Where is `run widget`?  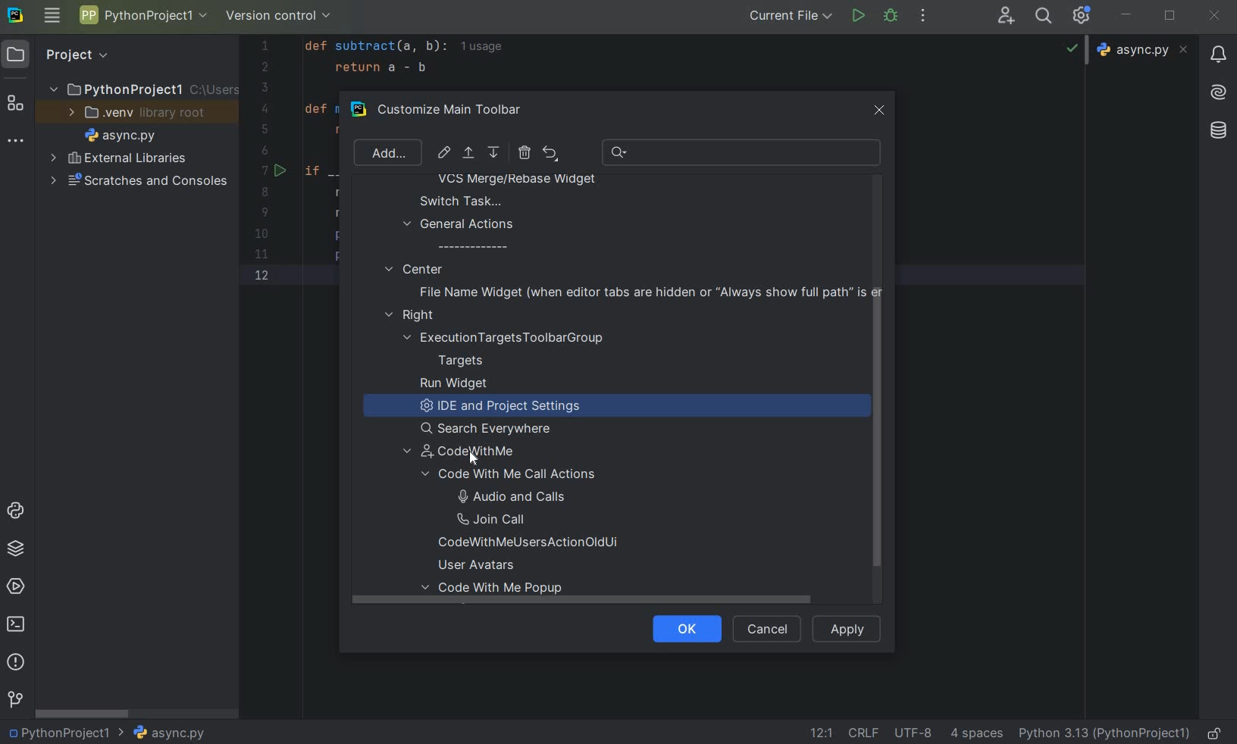
run widget is located at coordinates (454, 384).